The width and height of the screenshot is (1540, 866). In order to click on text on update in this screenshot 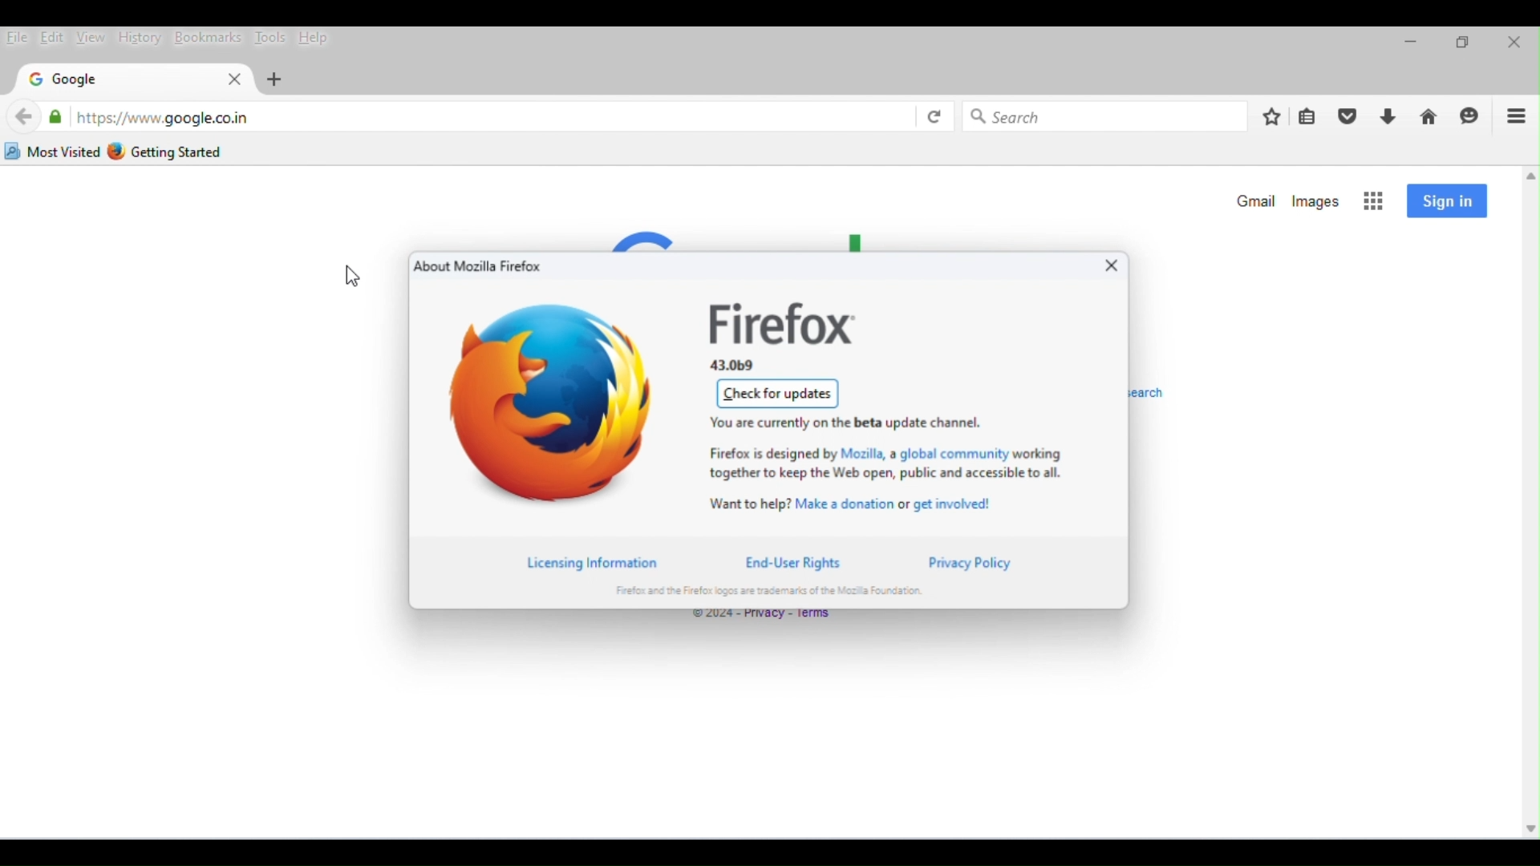, I will do `click(866, 421)`.